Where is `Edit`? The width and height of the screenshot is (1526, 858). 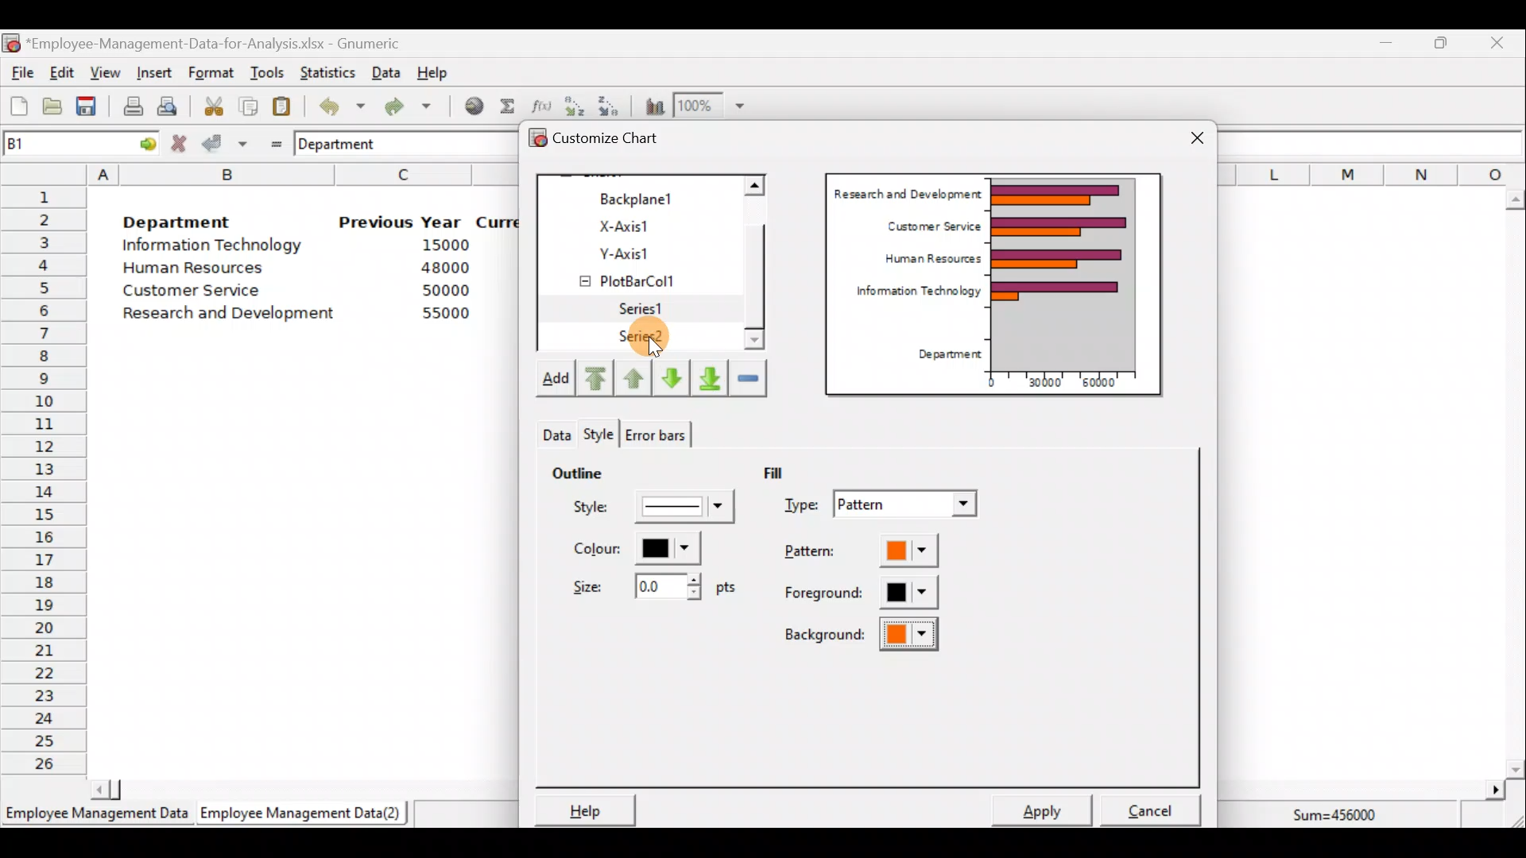 Edit is located at coordinates (63, 74).